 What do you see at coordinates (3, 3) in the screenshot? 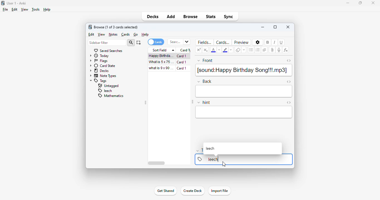
I see `logo` at bounding box center [3, 3].